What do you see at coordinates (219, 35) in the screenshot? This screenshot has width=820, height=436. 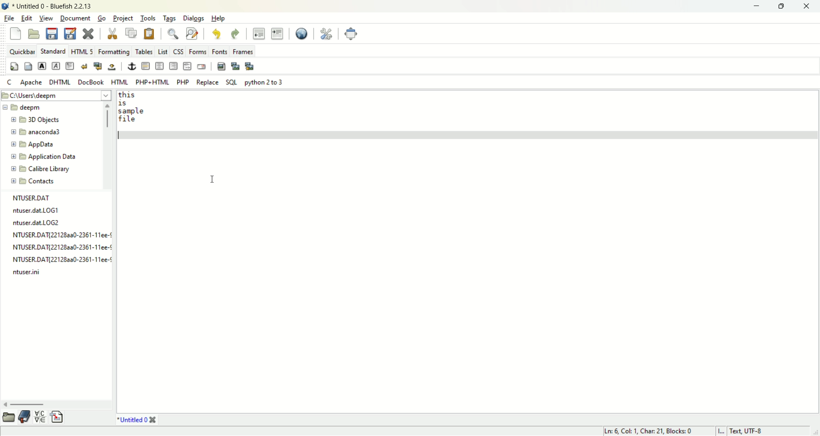 I see `undo` at bounding box center [219, 35].